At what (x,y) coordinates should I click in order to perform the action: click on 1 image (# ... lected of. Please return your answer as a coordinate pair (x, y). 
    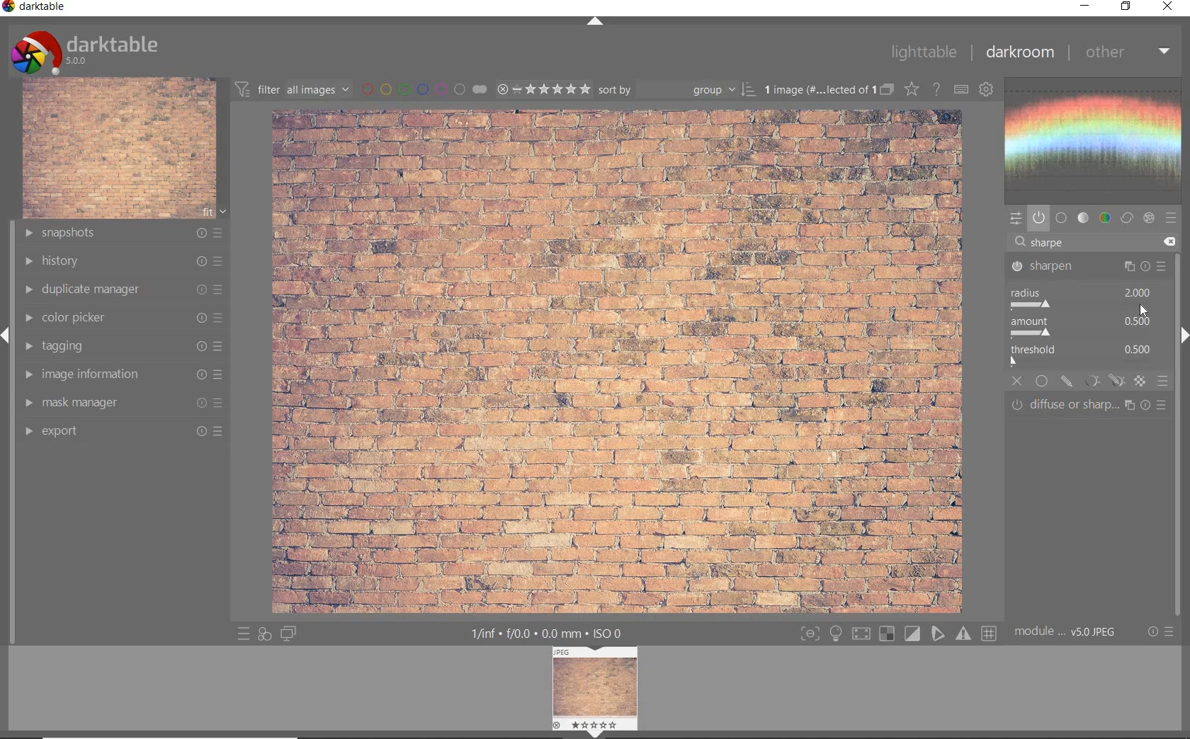
    Looking at the image, I should click on (817, 88).